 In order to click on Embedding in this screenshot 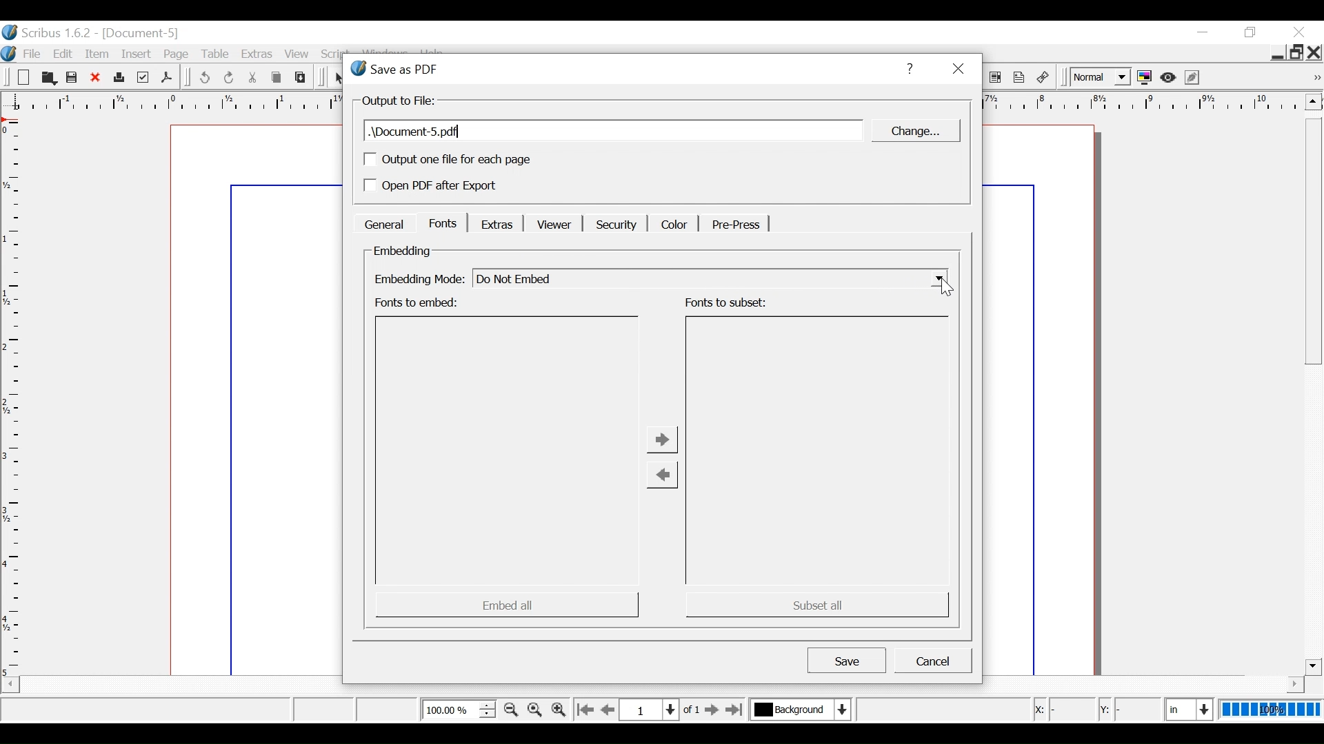, I will do `click(403, 251)`.